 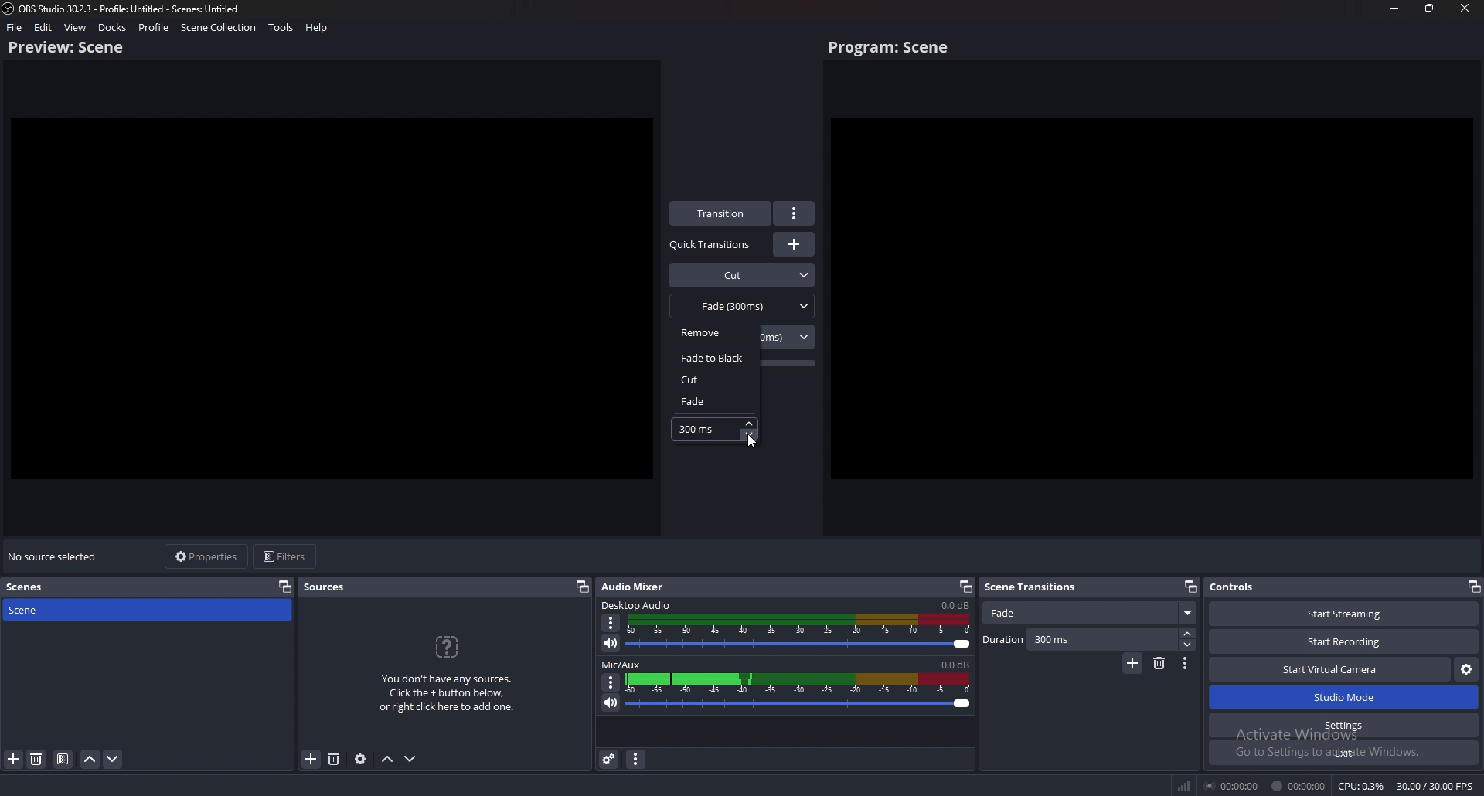 I want to click on pop out, so click(x=285, y=586).